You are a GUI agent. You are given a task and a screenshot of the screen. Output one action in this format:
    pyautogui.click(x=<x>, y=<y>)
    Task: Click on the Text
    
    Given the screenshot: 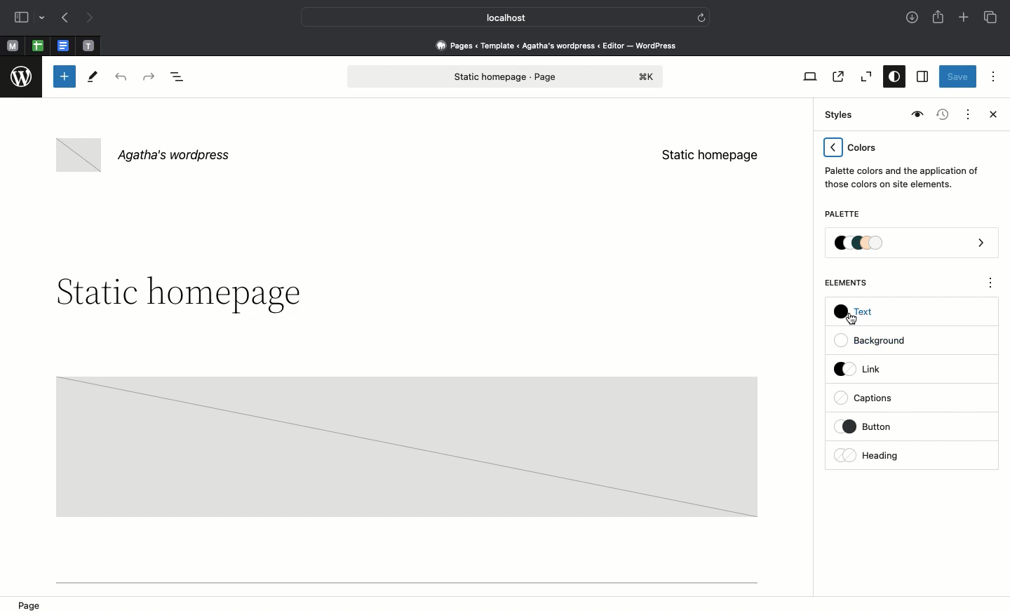 What is the action you would take?
    pyautogui.click(x=859, y=315)
    